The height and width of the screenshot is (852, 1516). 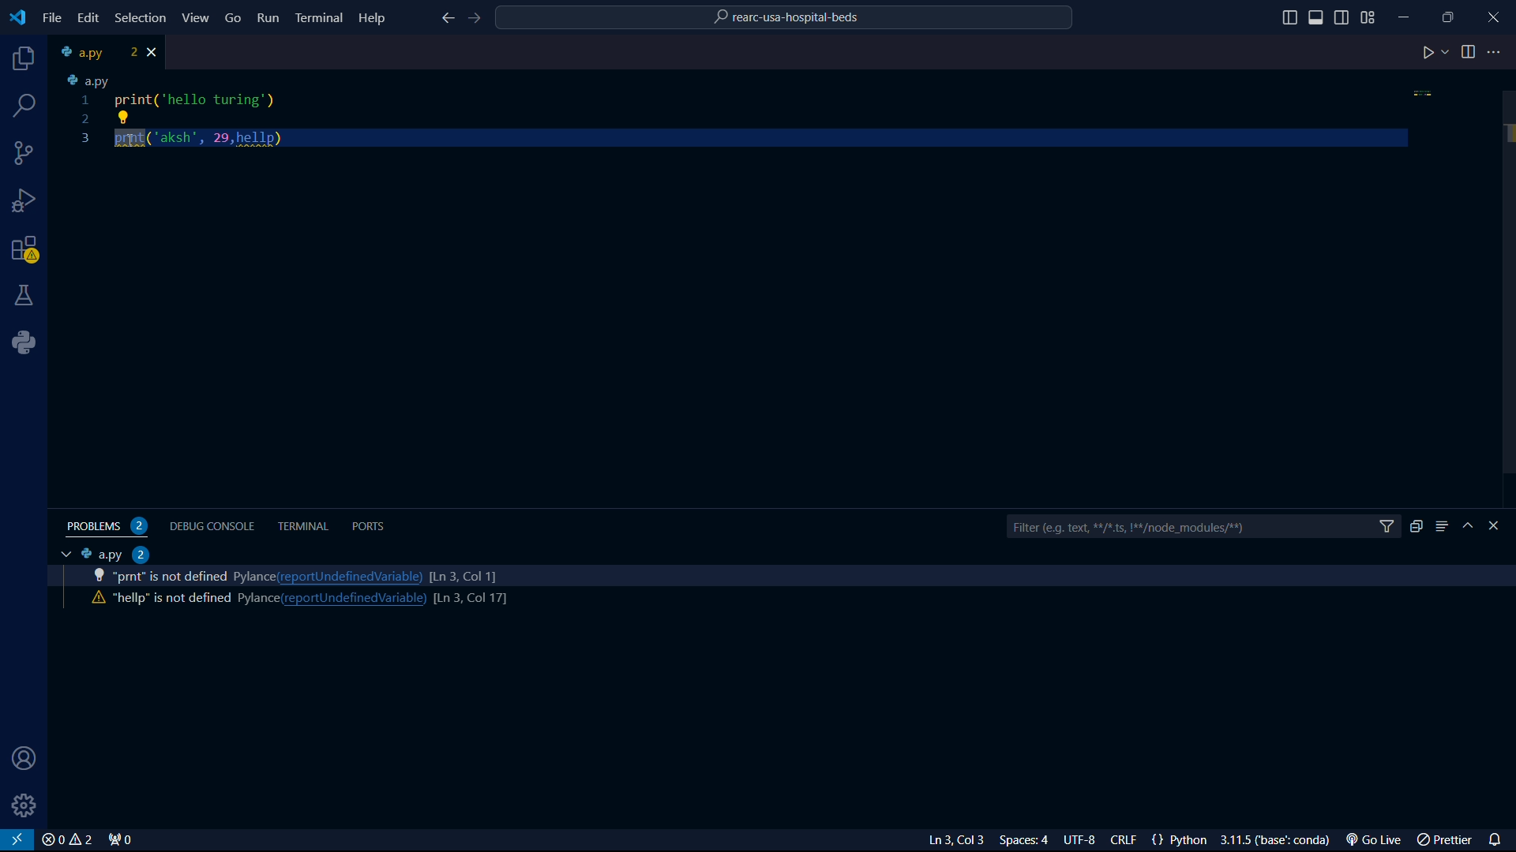 What do you see at coordinates (319, 17) in the screenshot?
I see `Terminal` at bounding box center [319, 17].